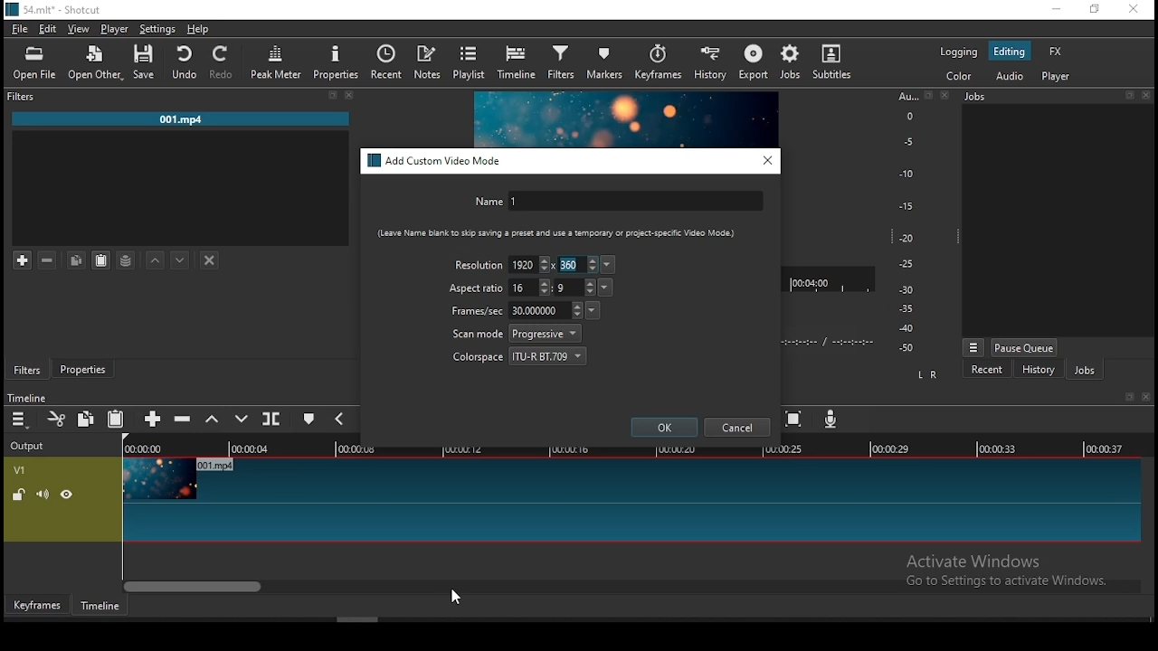  Describe the element at coordinates (781, 449) in the screenshot. I see `00:00:25` at that location.